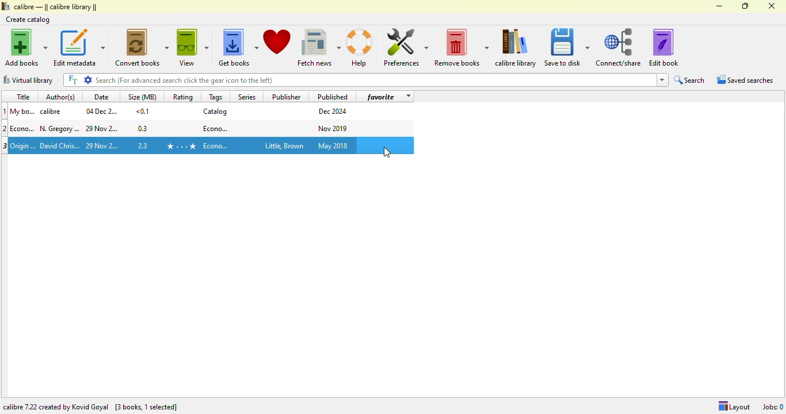 The height and width of the screenshot is (414, 786). I want to click on title, so click(22, 97).